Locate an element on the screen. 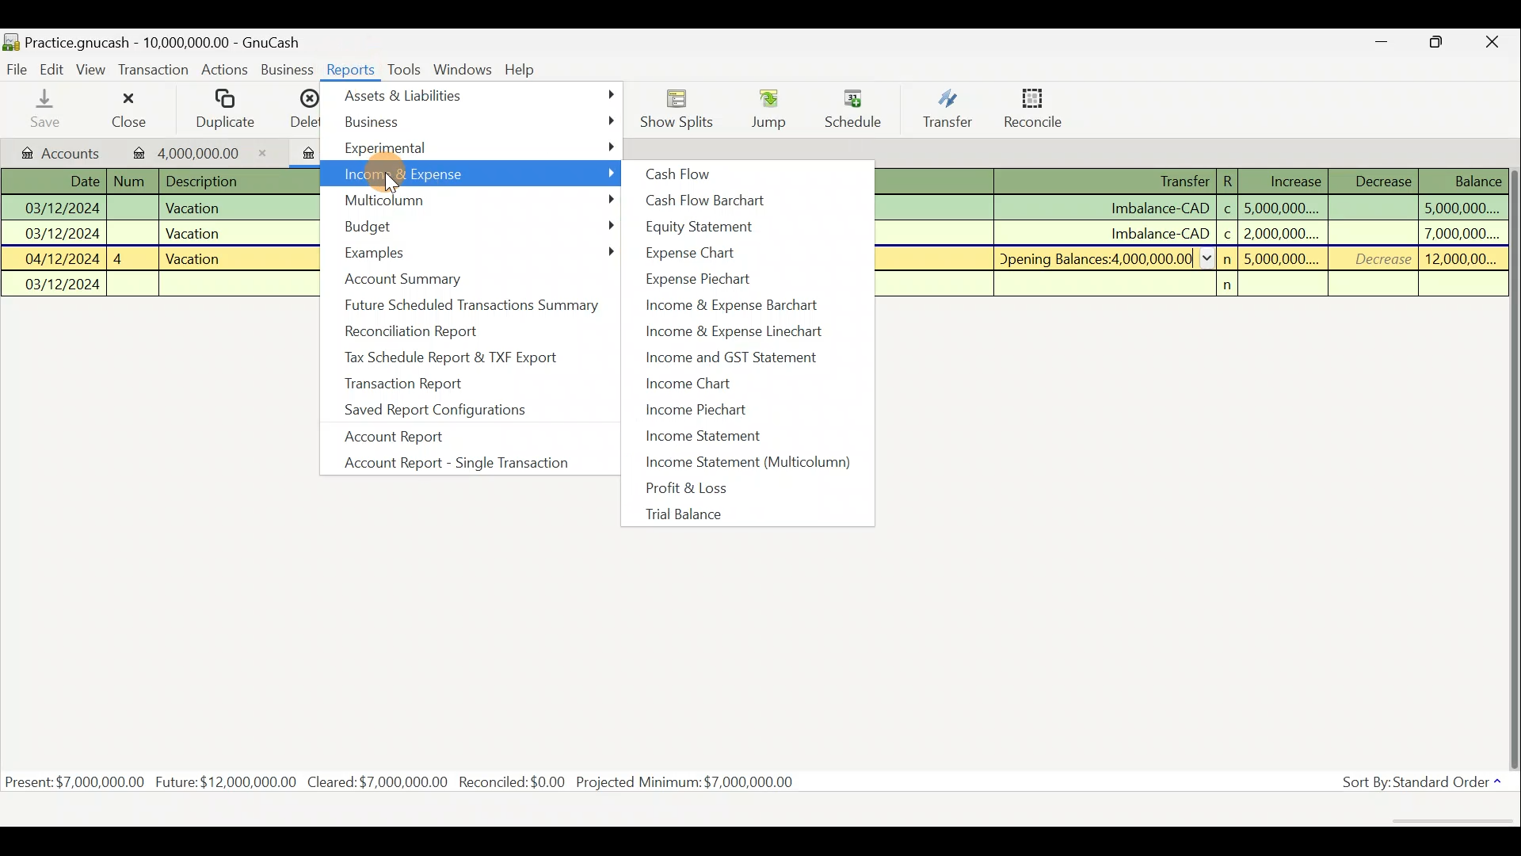 Image resolution: width=1521 pixels, height=856 pixels. Practice.gnucash - 10,000,000.00 - GnuCash is located at coordinates (154, 41).